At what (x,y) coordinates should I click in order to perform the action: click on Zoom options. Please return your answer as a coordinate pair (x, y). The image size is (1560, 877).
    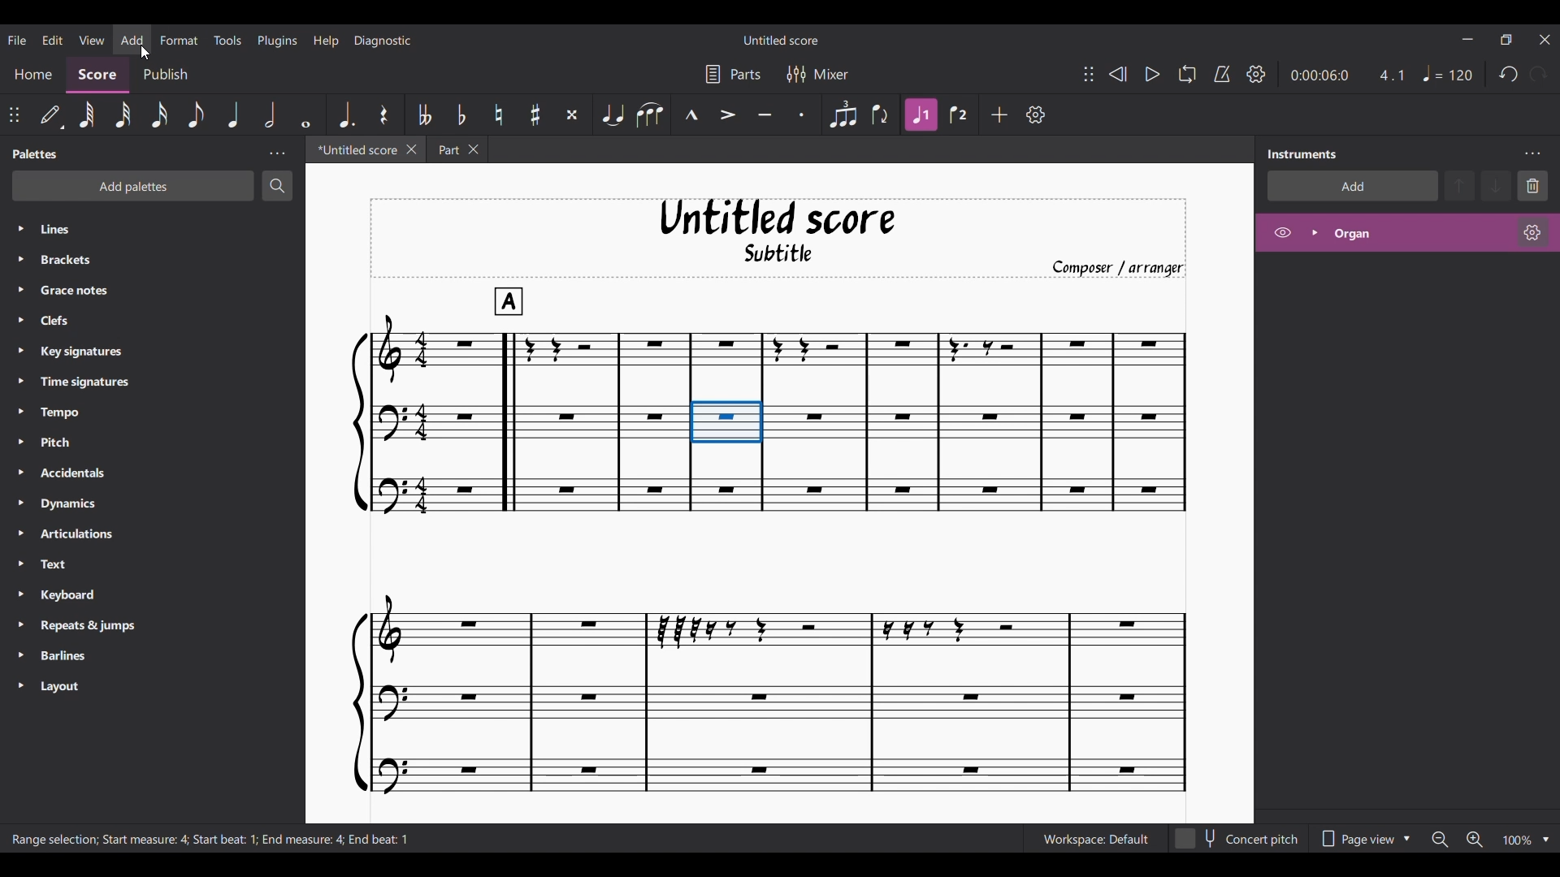
    Looking at the image, I should click on (1546, 840).